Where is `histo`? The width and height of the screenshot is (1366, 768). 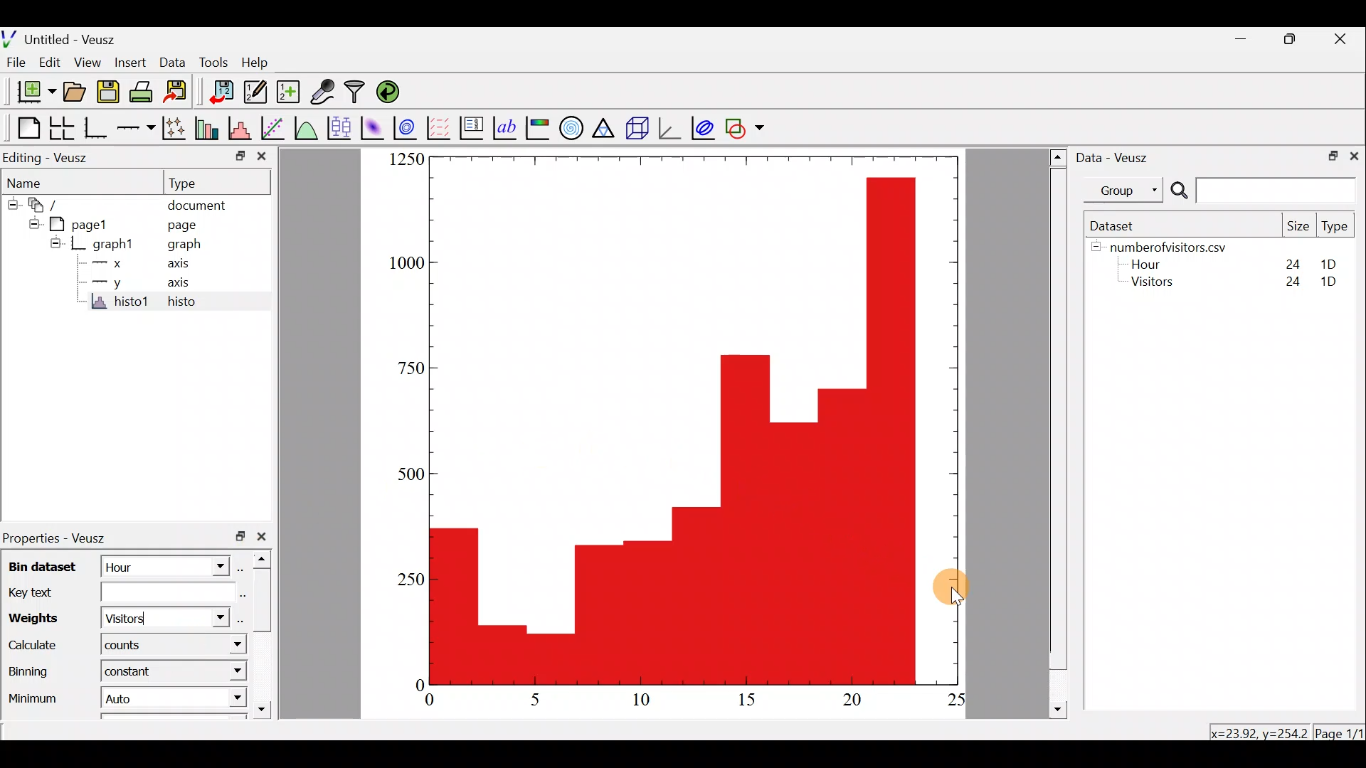
histo is located at coordinates (184, 304).